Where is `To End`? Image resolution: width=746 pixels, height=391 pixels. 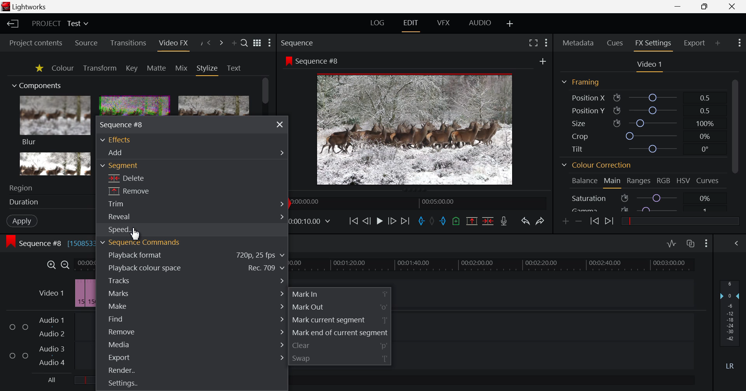 To End is located at coordinates (405, 221).